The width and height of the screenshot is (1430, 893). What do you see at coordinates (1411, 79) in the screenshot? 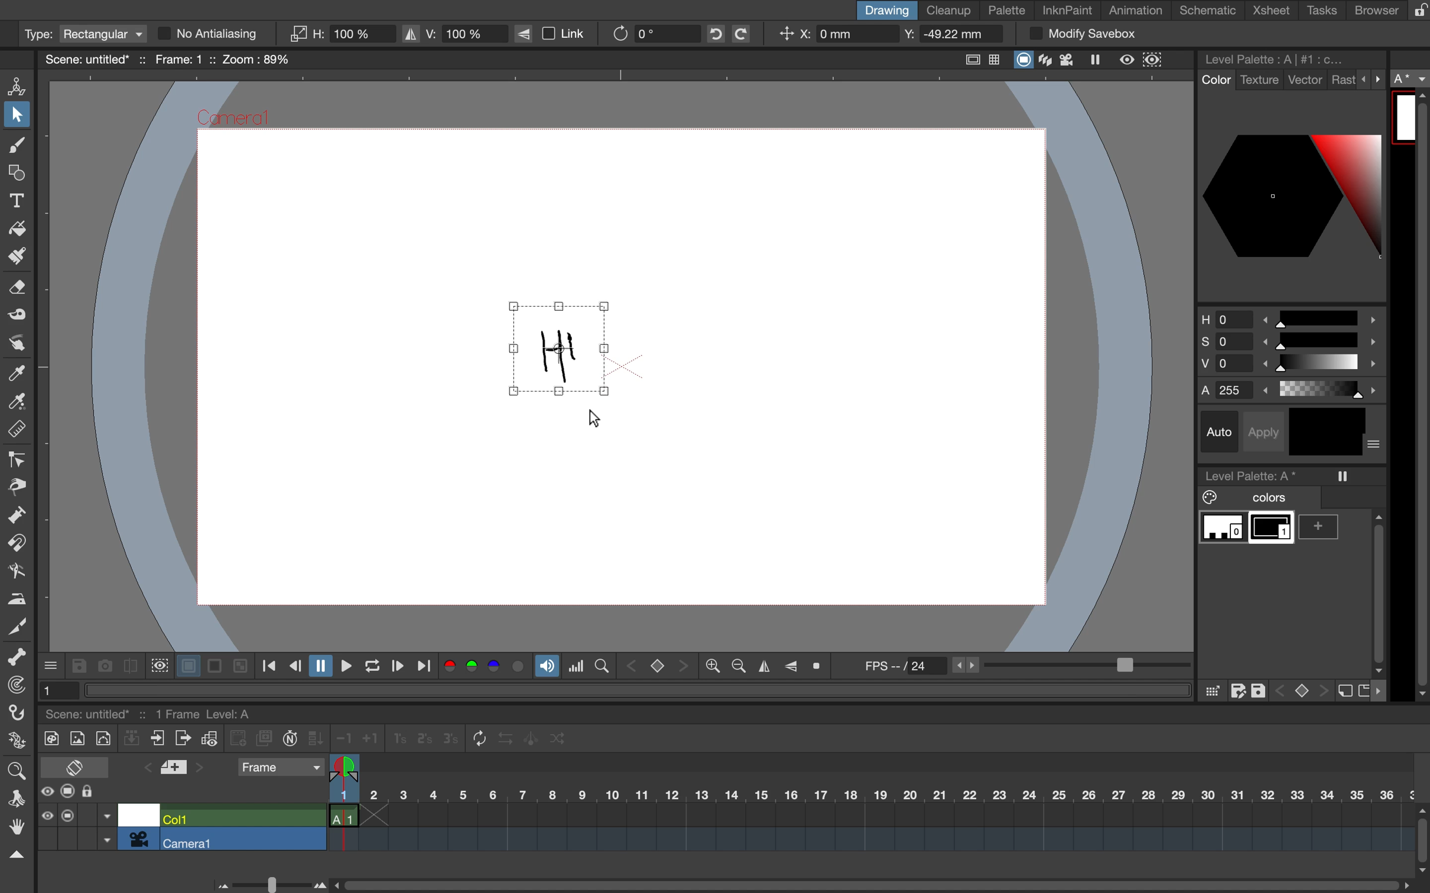
I see `a` at bounding box center [1411, 79].